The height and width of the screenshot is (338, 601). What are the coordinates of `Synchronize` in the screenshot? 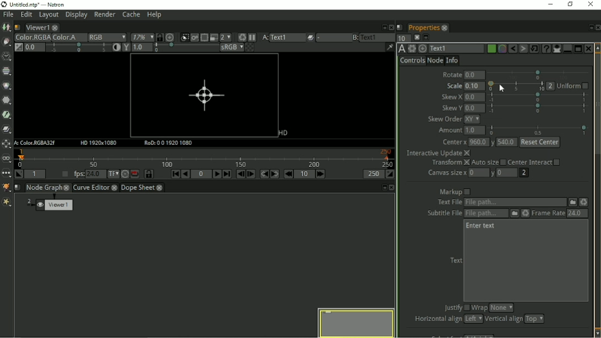 It's located at (159, 37).